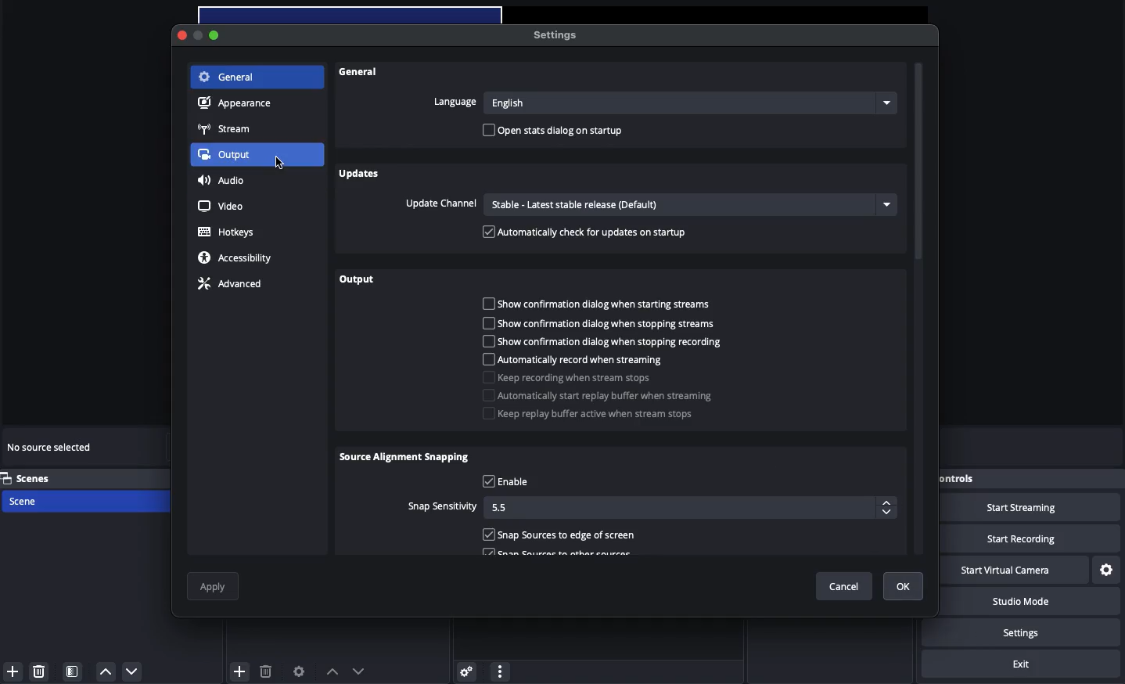 The width and height of the screenshot is (1125, 684). What do you see at coordinates (558, 131) in the screenshot?
I see `Open starts dialog on startup` at bounding box center [558, 131].